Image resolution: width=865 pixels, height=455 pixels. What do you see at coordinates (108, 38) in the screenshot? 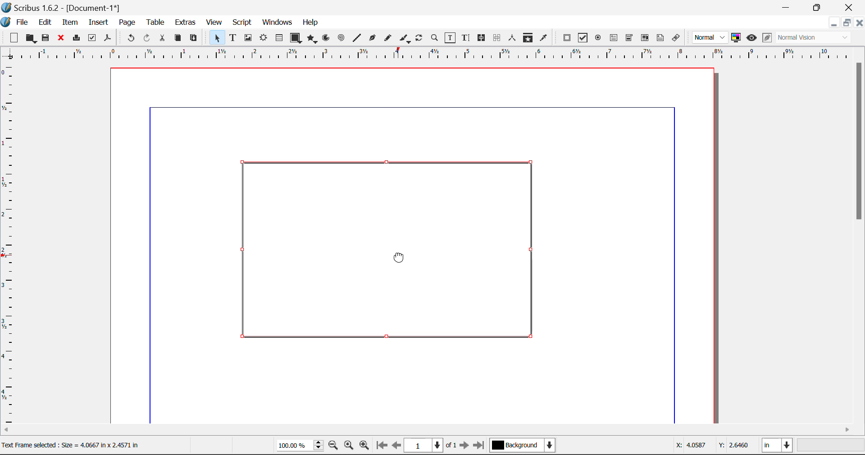
I see `Save as Pdf` at bounding box center [108, 38].